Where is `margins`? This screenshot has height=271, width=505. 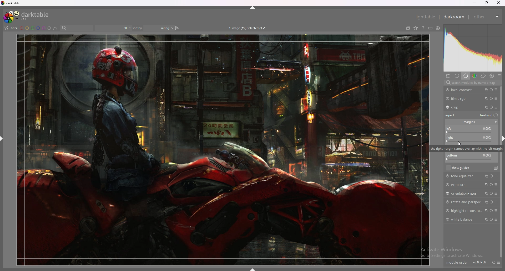
margins is located at coordinates (469, 122).